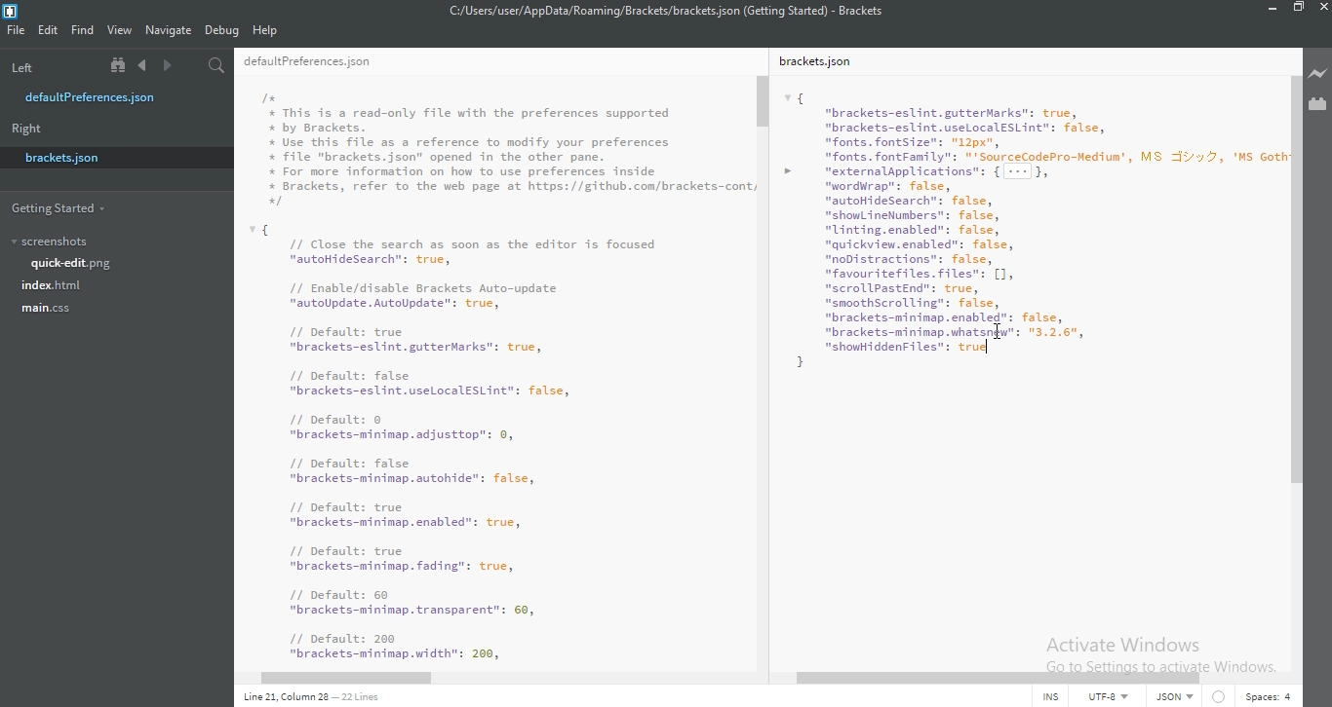  Describe the element at coordinates (1297, 11) in the screenshot. I see `restore` at that location.